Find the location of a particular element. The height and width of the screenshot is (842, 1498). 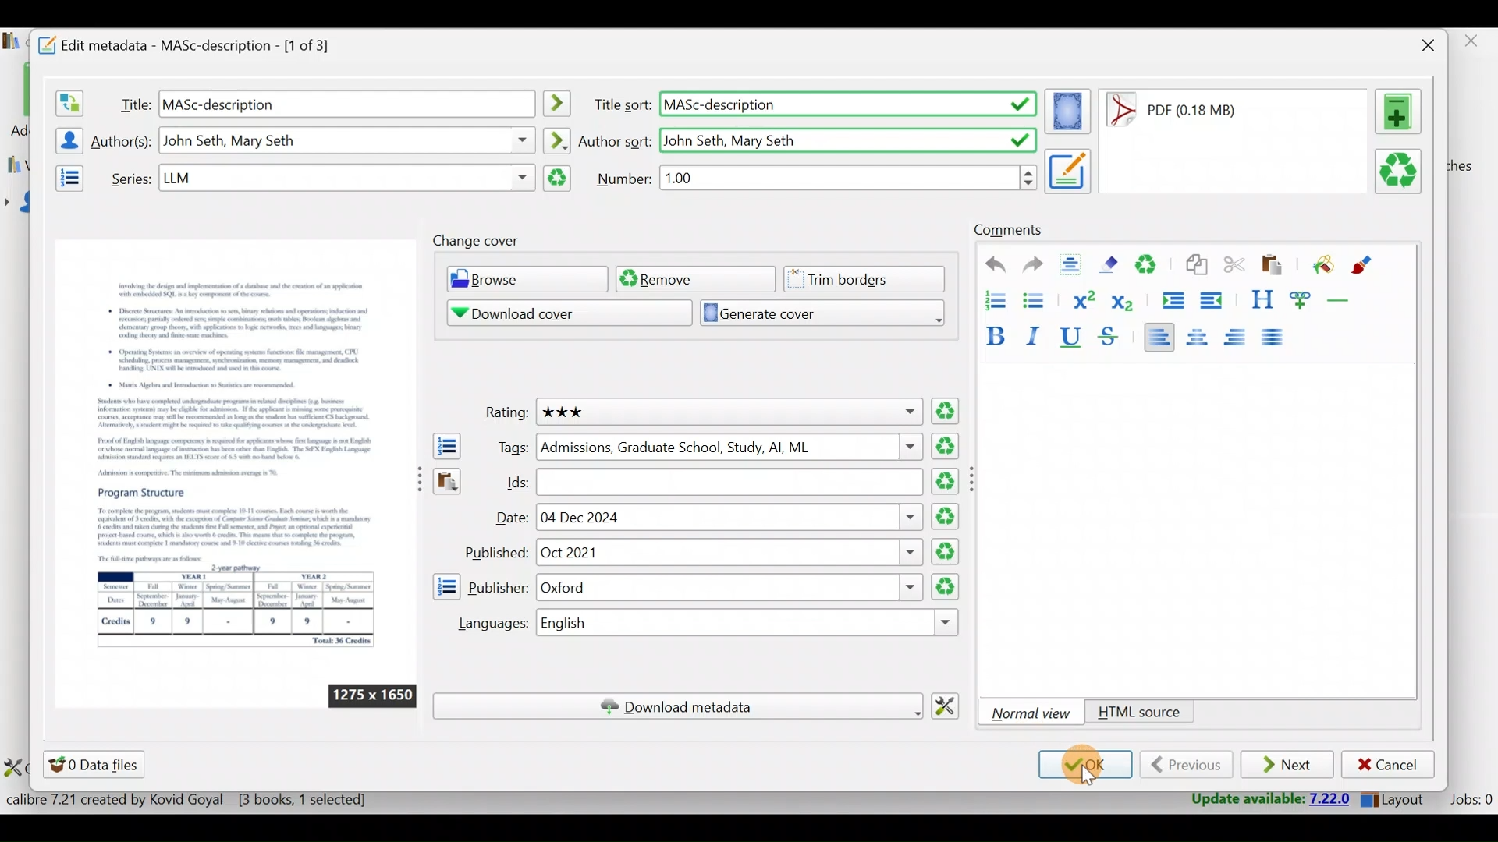

Cancel is located at coordinates (1388, 765).